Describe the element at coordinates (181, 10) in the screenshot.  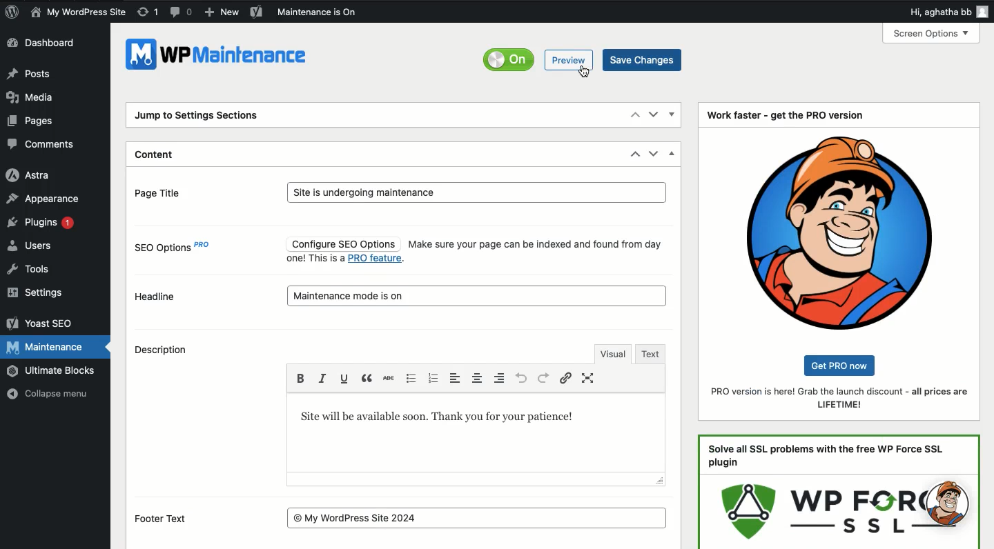
I see `Comment` at that location.